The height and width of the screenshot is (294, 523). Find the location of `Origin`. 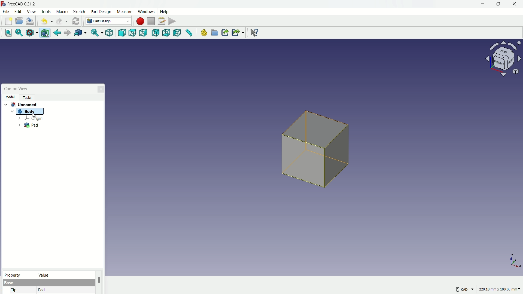

Origin is located at coordinates (30, 118).